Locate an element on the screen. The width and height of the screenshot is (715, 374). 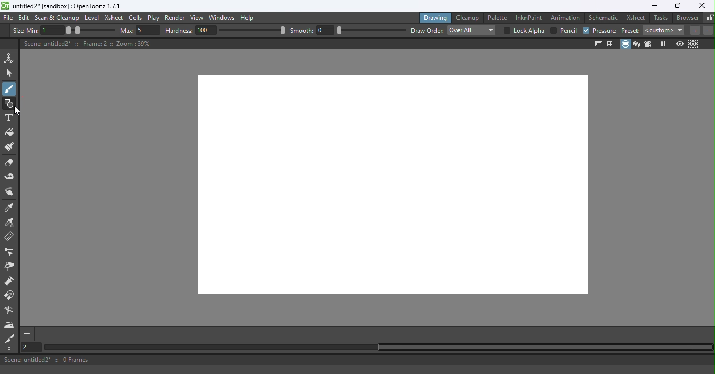
Camera view is located at coordinates (650, 43).